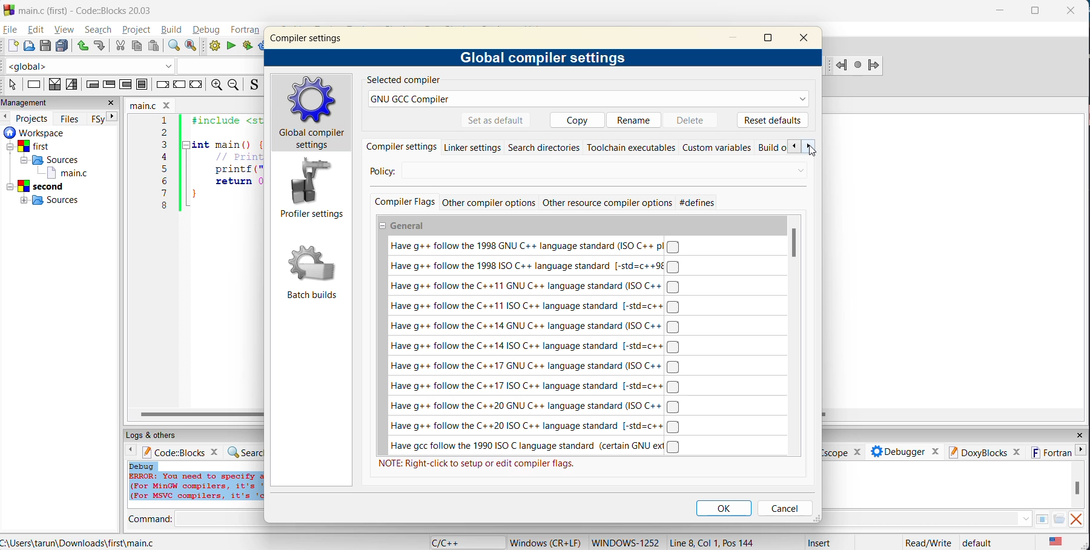 This screenshot has height=550, width=1090. What do you see at coordinates (857, 65) in the screenshot?
I see `Last jump` at bounding box center [857, 65].